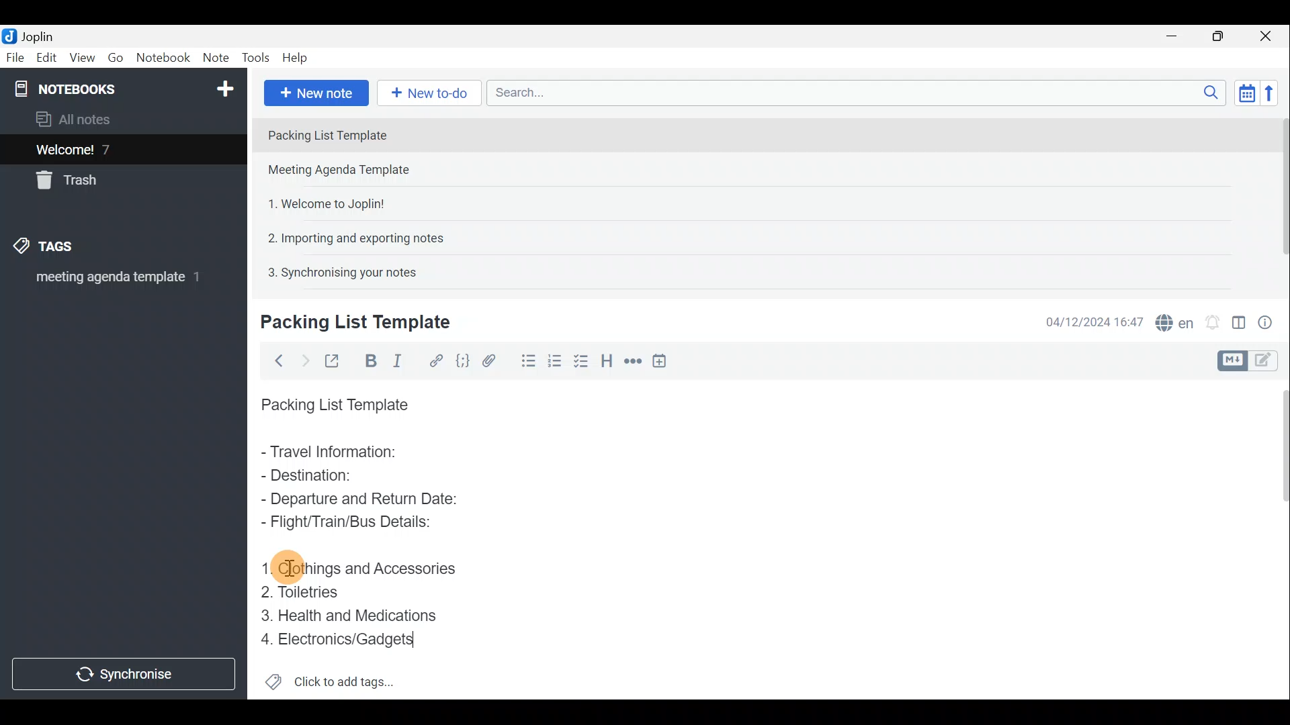 This screenshot has width=1290, height=725. I want to click on Reverse sort order, so click(1274, 92).